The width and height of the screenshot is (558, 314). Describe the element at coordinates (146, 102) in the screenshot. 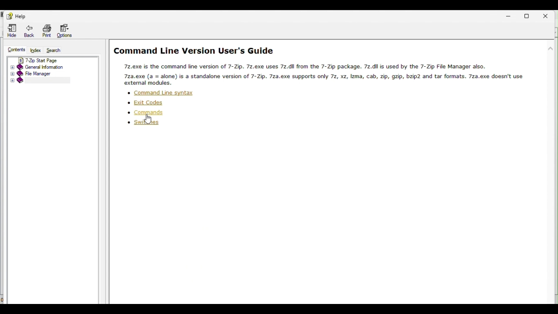

I see `Exit codes` at that location.